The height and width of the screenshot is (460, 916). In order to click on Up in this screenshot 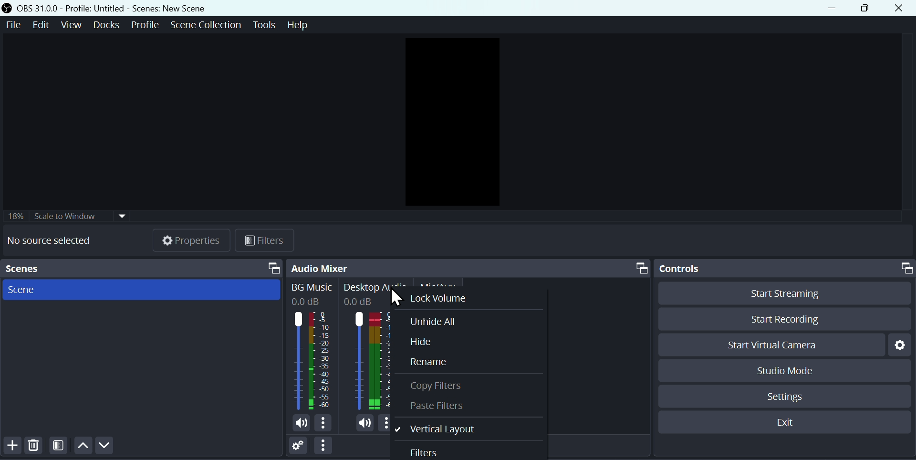, I will do `click(83, 447)`.